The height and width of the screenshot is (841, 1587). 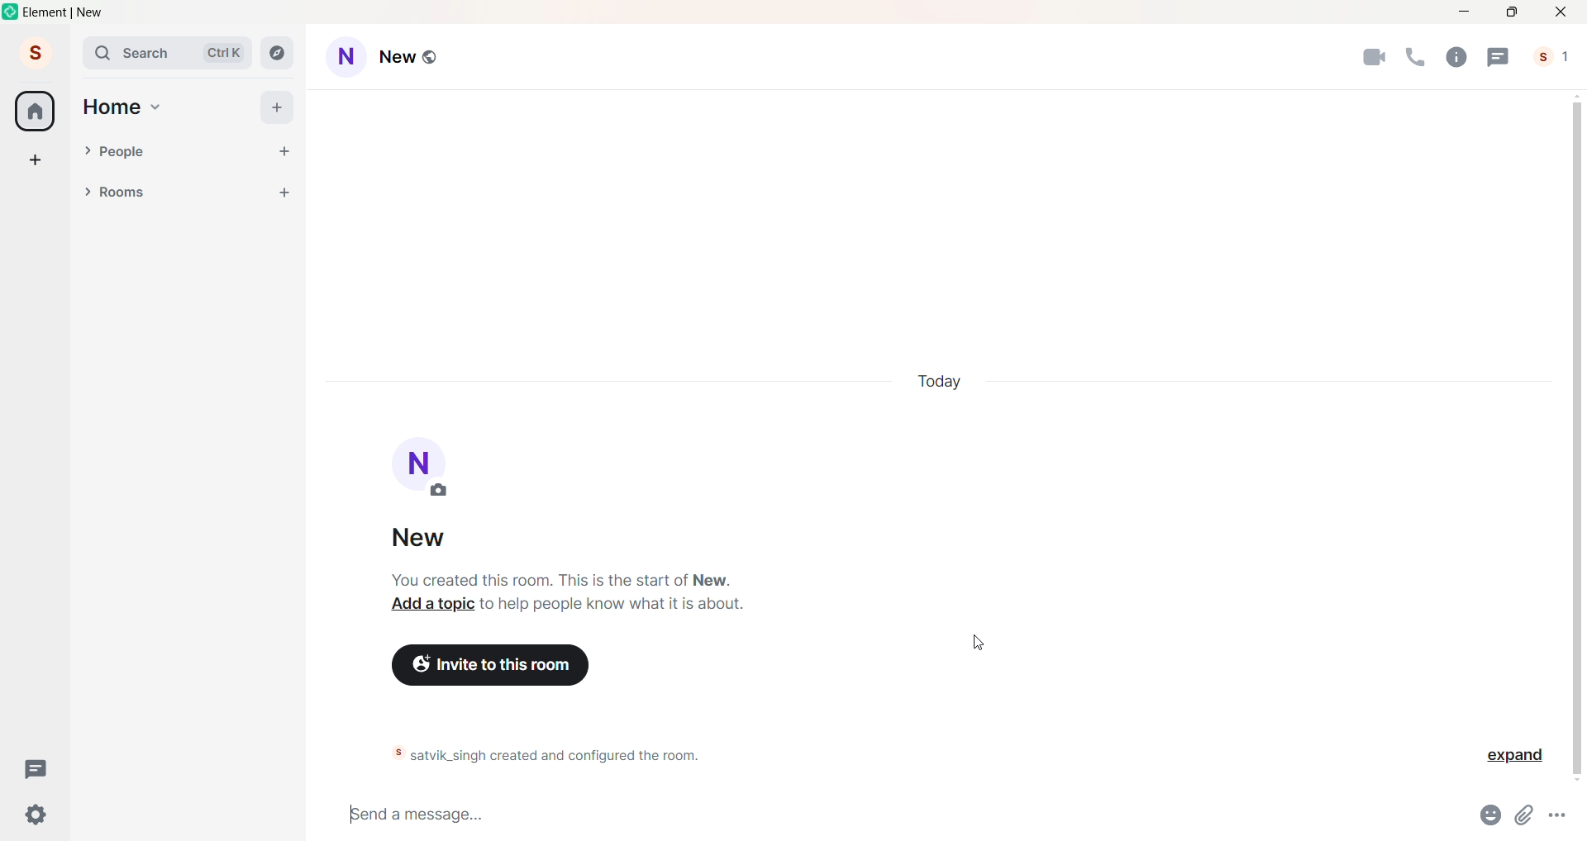 I want to click on Add, so click(x=276, y=107).